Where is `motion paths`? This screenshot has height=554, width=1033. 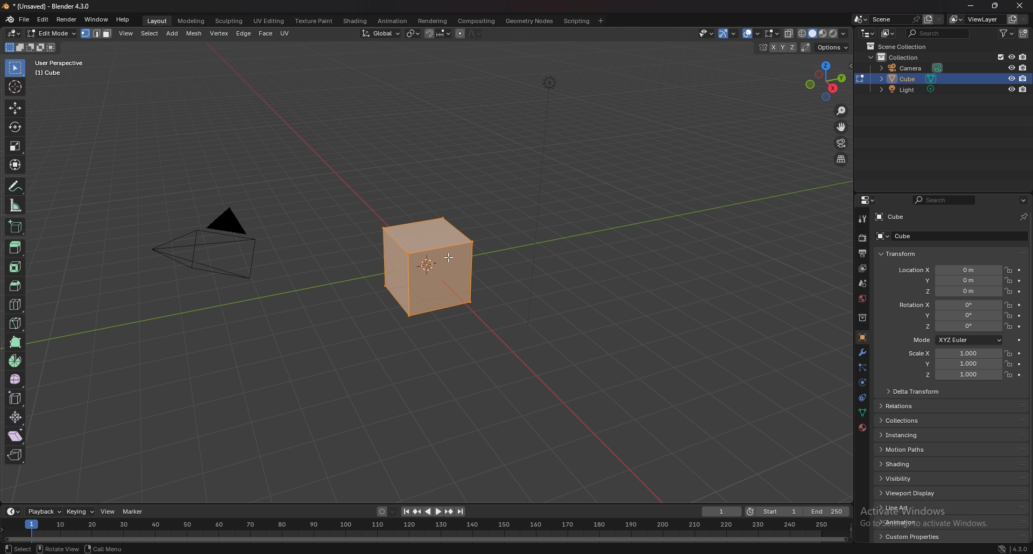 motion paths is located at coordinates (908, 450).